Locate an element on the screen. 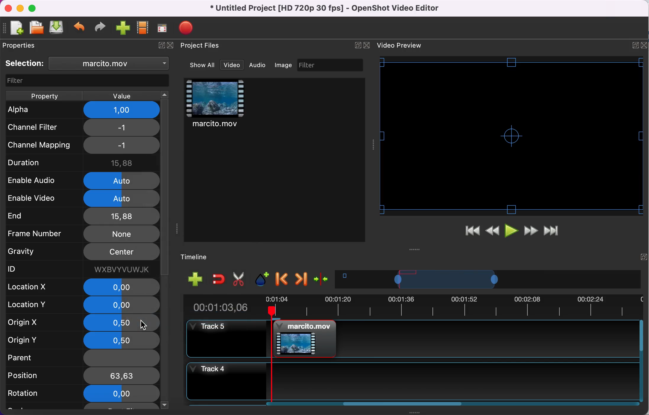 Image resolution: width=649 pixels, height=415 pixels. timeline is located at coordinates (199, 257).